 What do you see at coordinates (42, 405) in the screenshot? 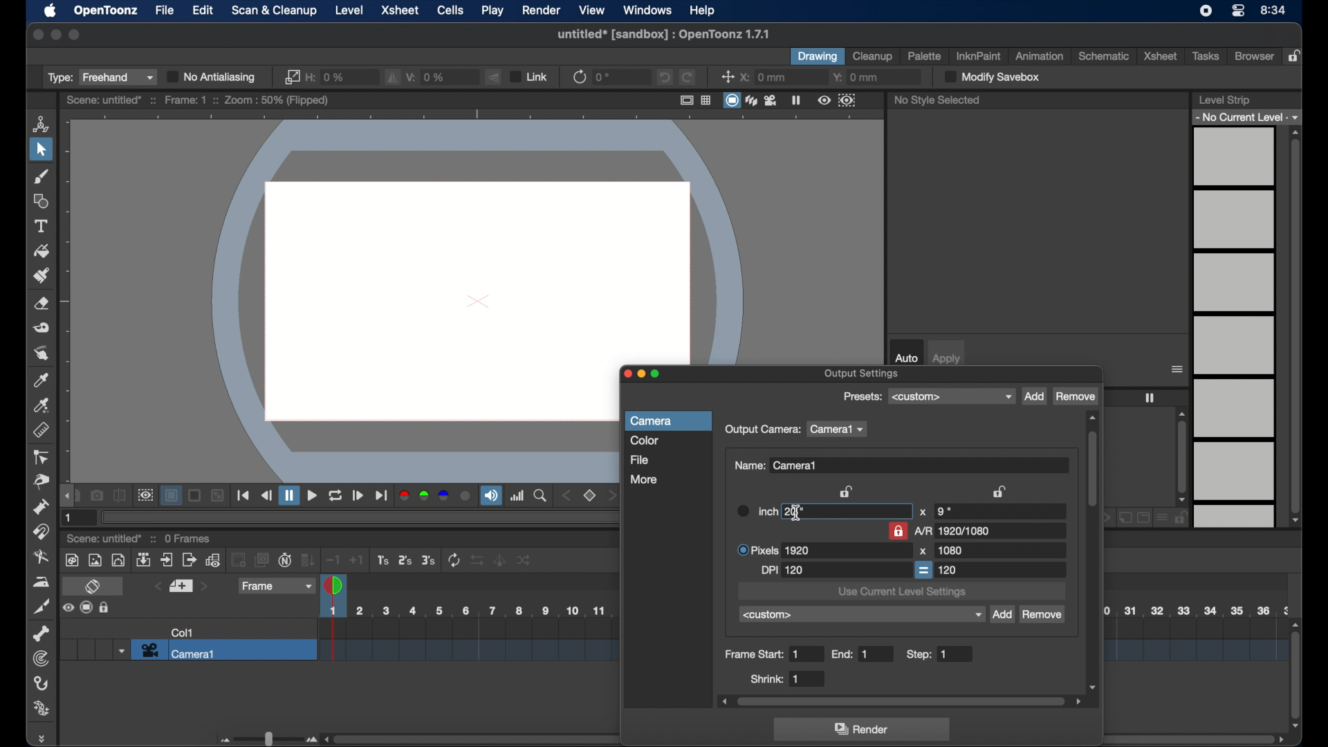
I see `rgb picker tool` at bounding box center [42, 405].